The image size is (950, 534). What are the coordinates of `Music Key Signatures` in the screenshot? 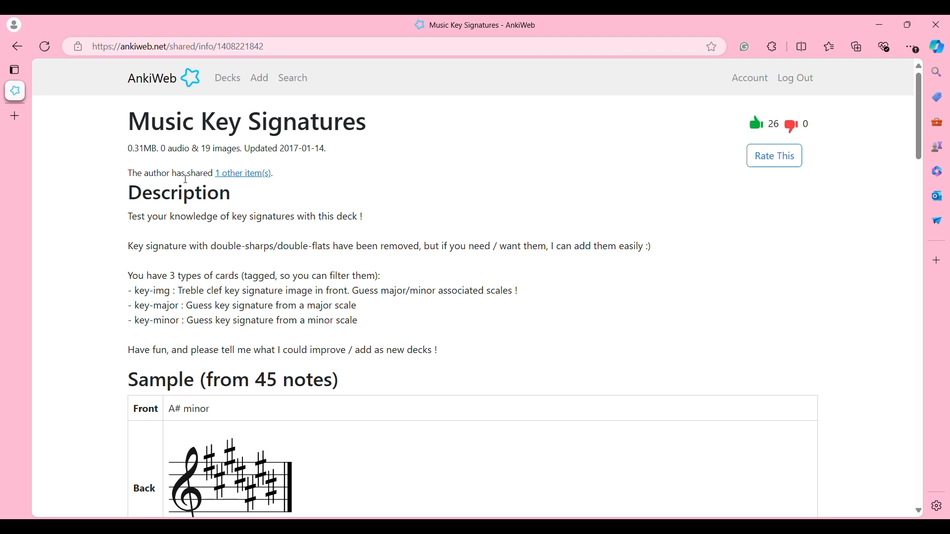 It's located at (249, 123).